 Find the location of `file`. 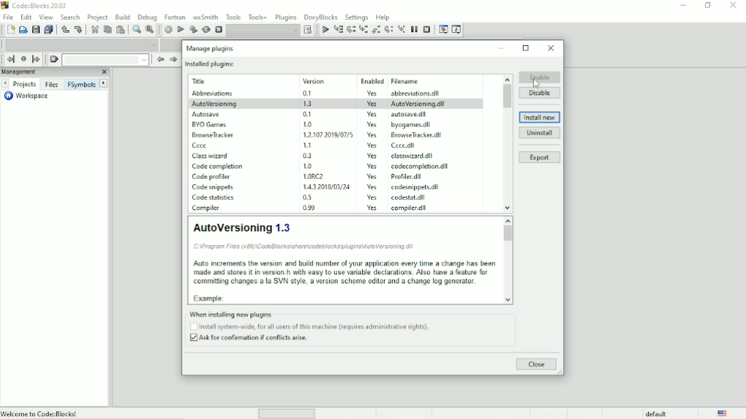

file is located at coordinates (421, 114).